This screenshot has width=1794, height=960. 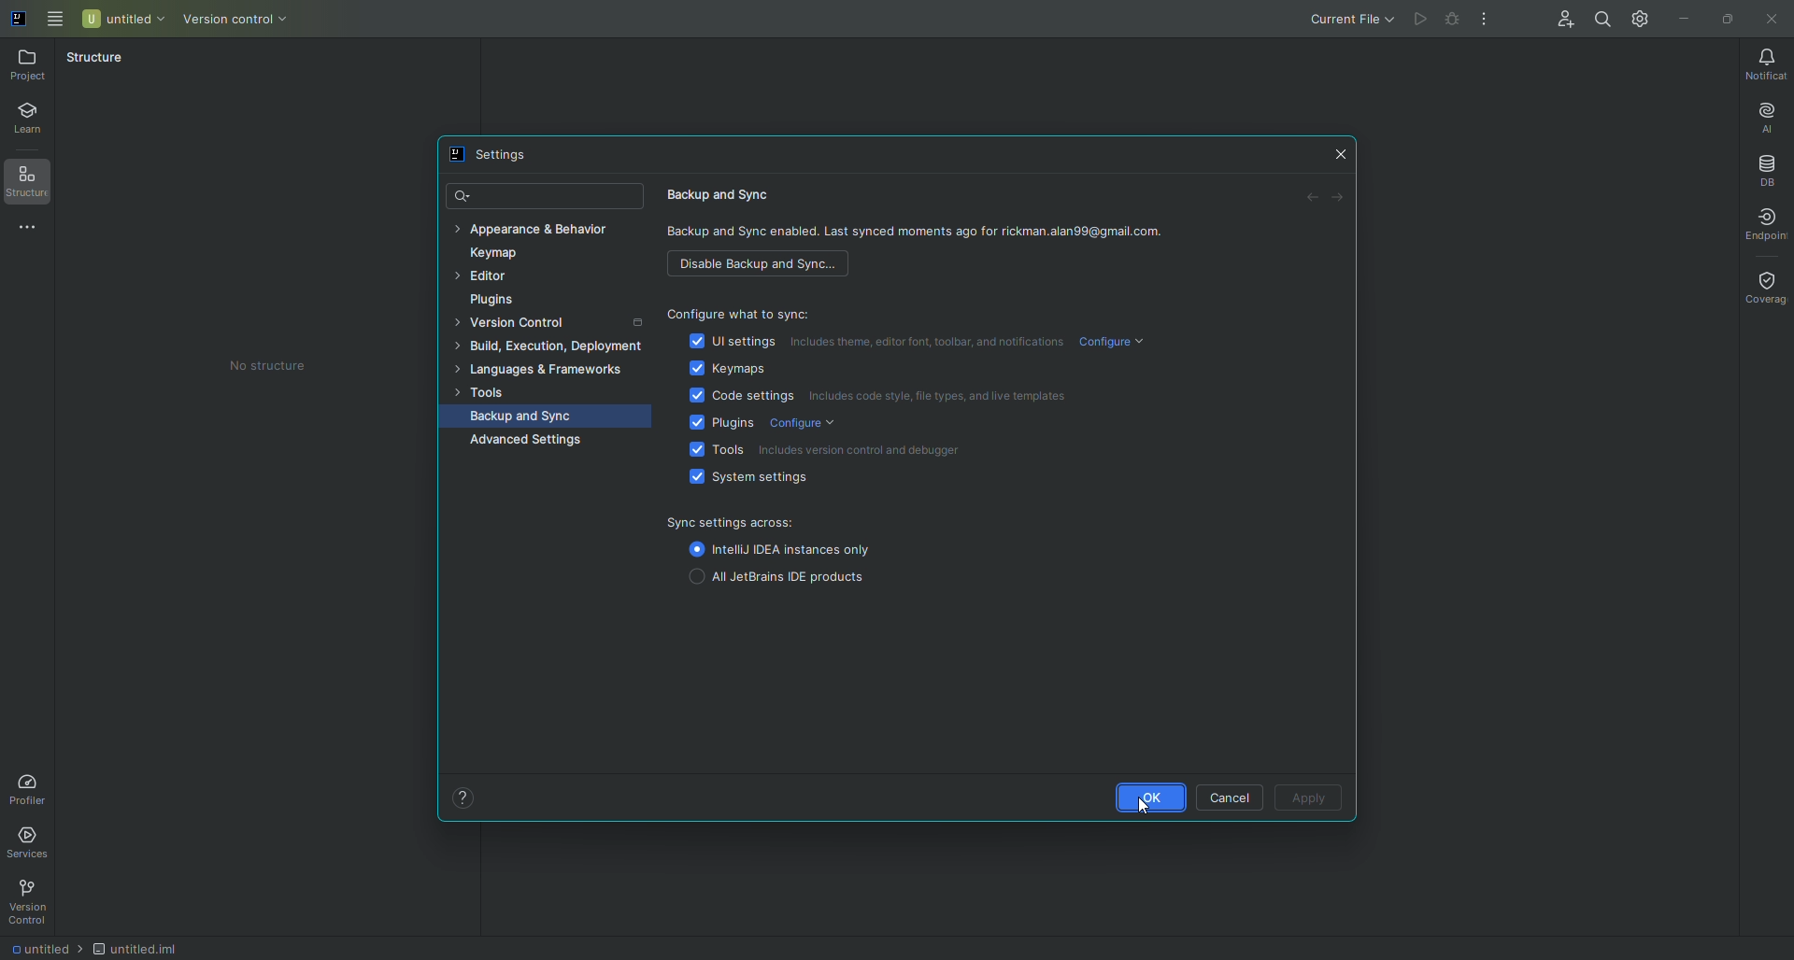 I want to click on No structure, so click(x=283, y=366).